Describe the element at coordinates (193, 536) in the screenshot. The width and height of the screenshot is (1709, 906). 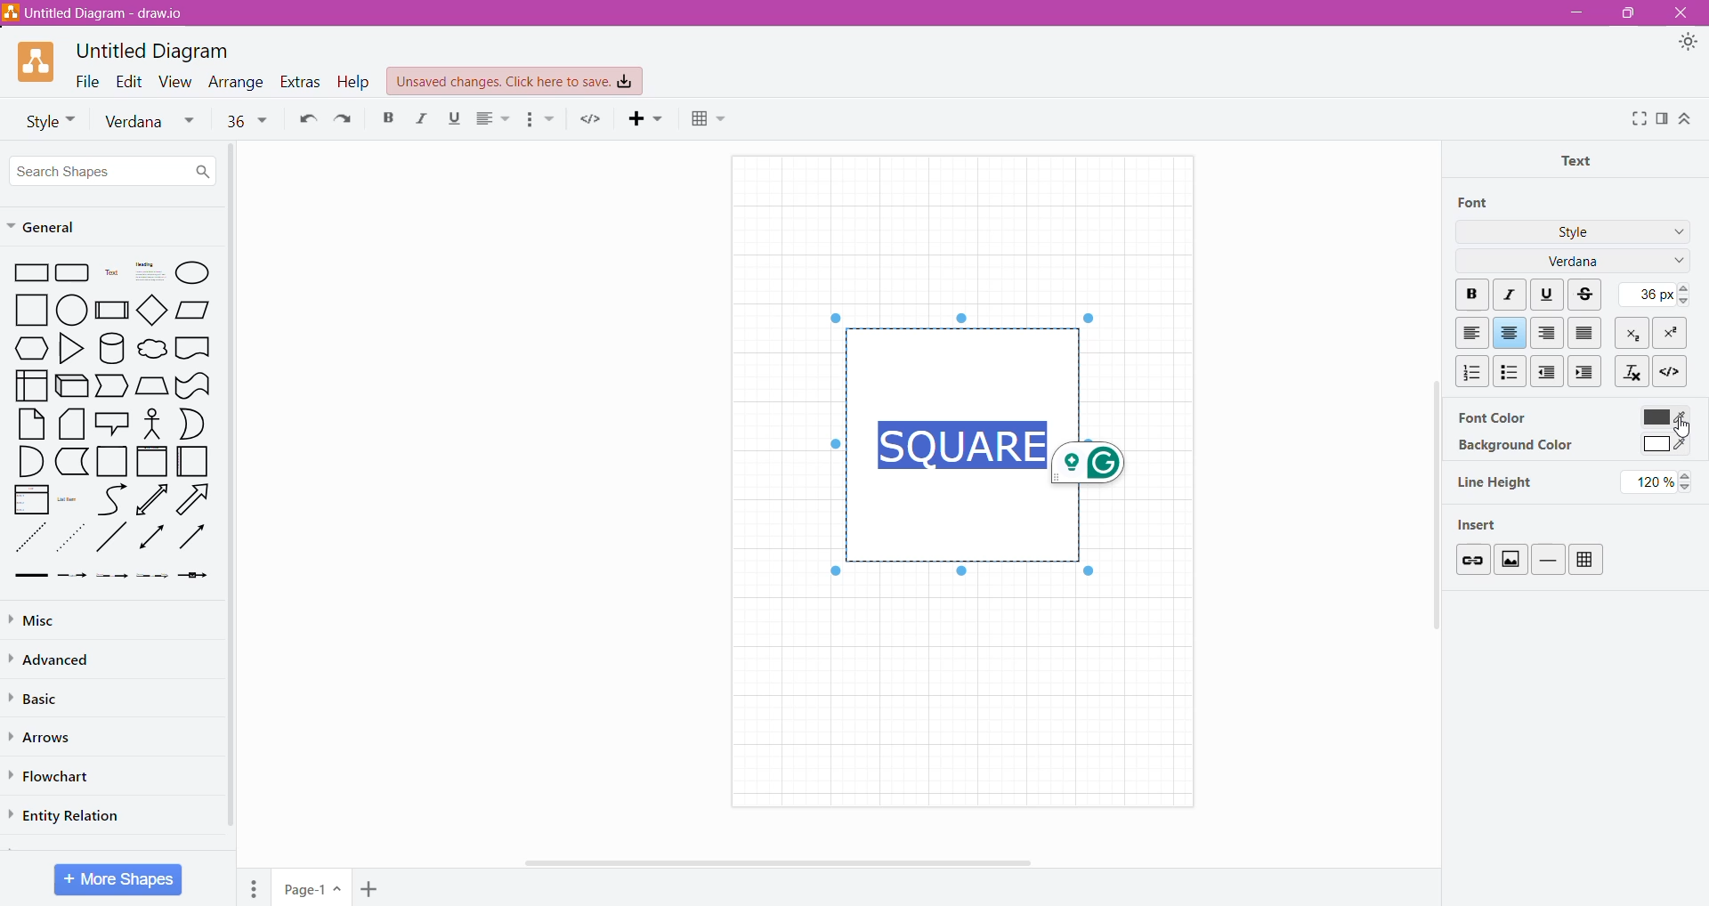
I see `Rightward Thick Arrow` at that location.